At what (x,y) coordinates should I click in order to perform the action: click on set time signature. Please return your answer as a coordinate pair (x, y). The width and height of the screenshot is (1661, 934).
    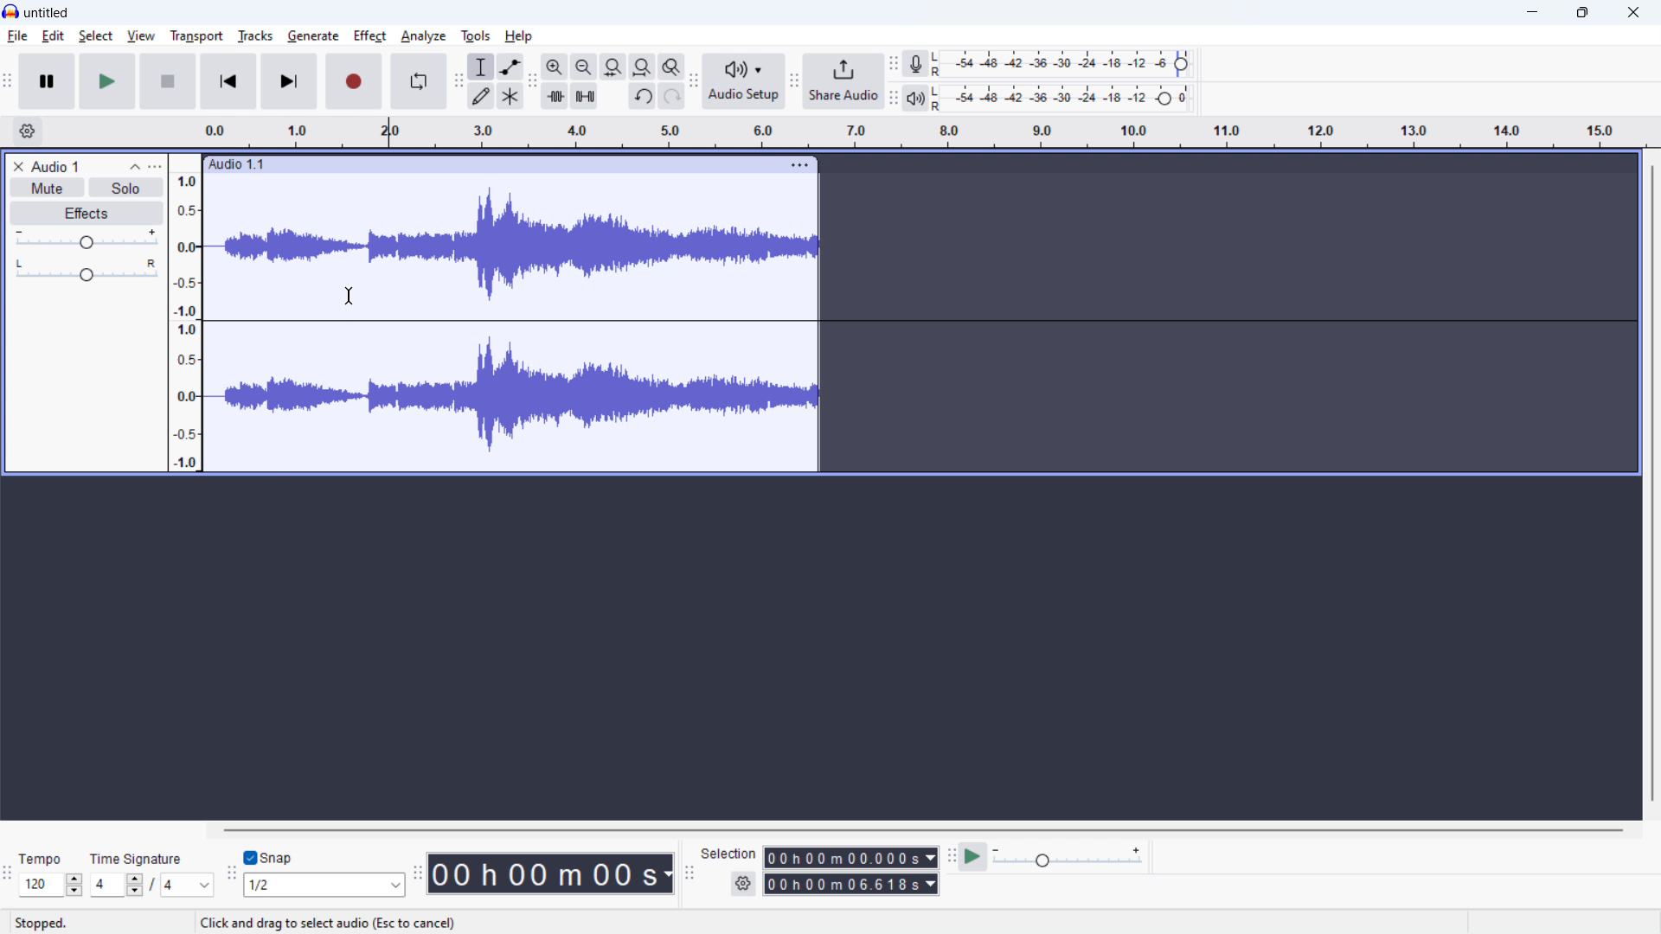
    Looking at the image, I should click on (152, 885).